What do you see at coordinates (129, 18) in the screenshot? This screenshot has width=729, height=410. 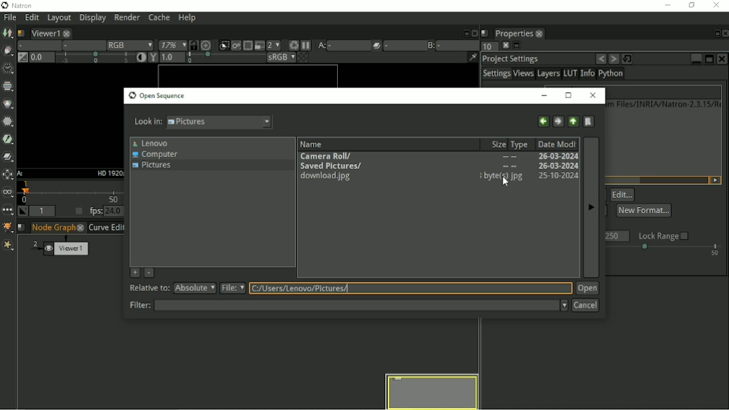 I see `Render` at bounding box center [129, 18].